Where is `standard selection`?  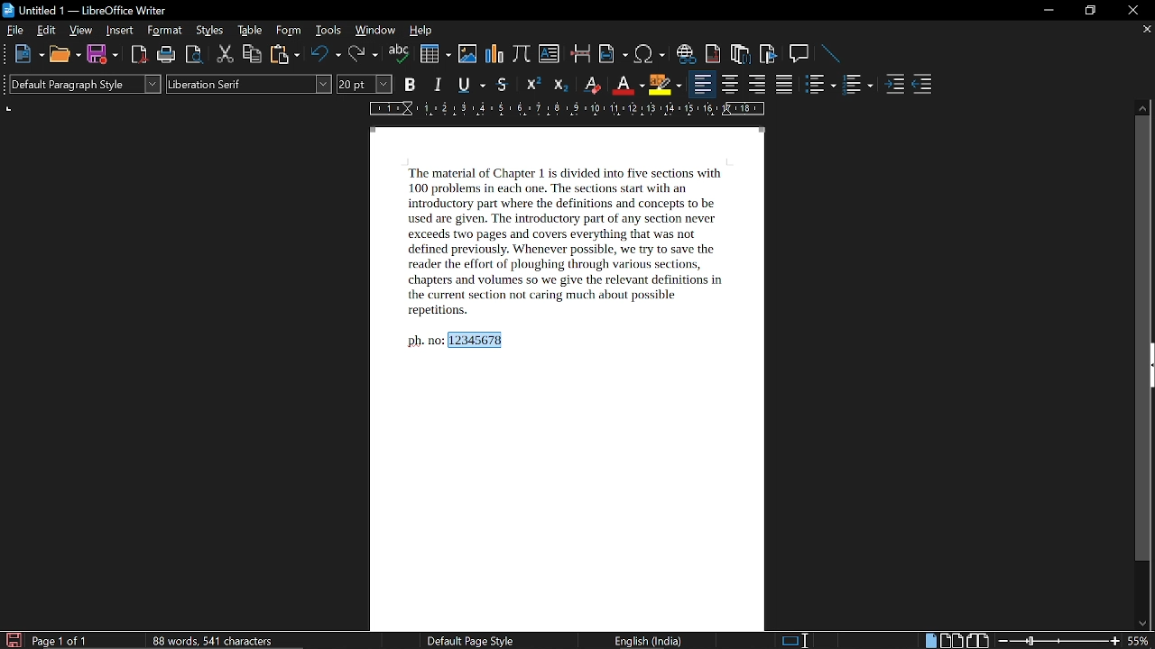 standard selection is located at coordinates (794, 639).